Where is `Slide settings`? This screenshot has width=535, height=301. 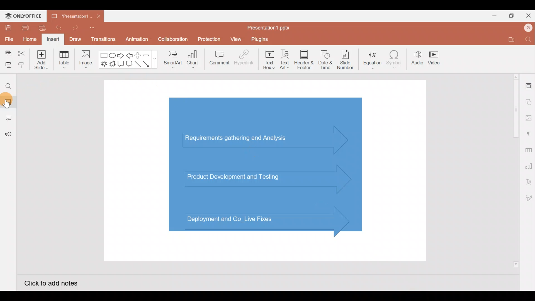
Slide settings is located at coordinates (528, 87).